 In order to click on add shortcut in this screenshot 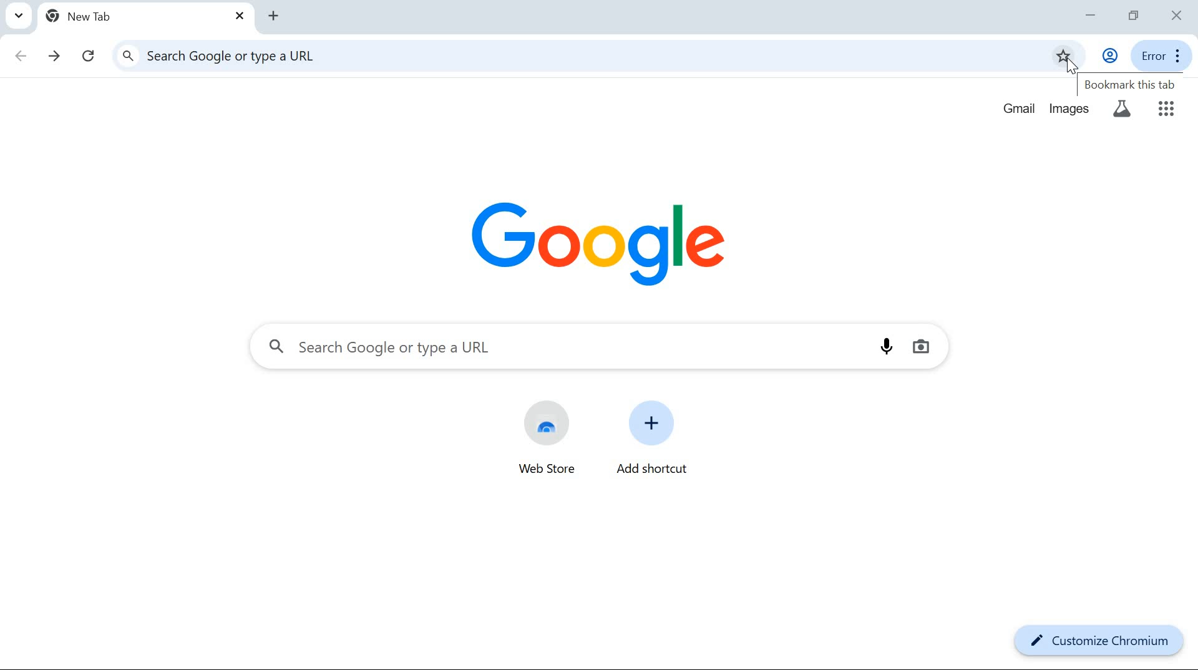, I will do `click(651, 438)`.